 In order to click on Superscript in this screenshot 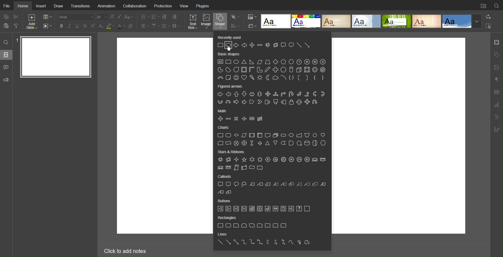, I will do `click(93, 26)`.